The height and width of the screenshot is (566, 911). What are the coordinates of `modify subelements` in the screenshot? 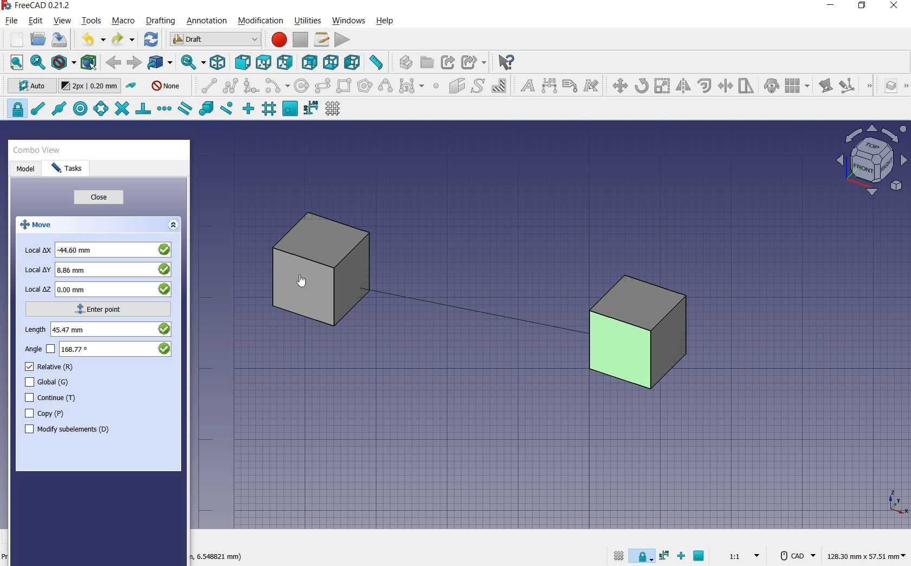 It's located at (71, 430).